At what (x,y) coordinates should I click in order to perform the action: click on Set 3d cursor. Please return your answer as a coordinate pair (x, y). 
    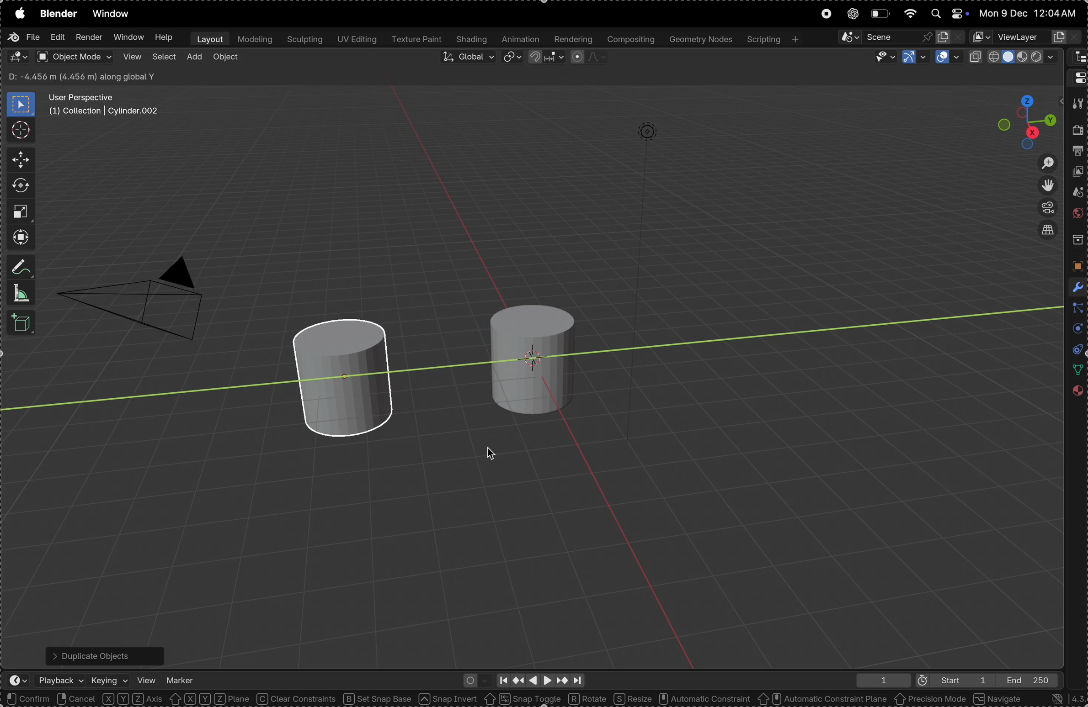
    Looking at the image, I should click on (175, 699).